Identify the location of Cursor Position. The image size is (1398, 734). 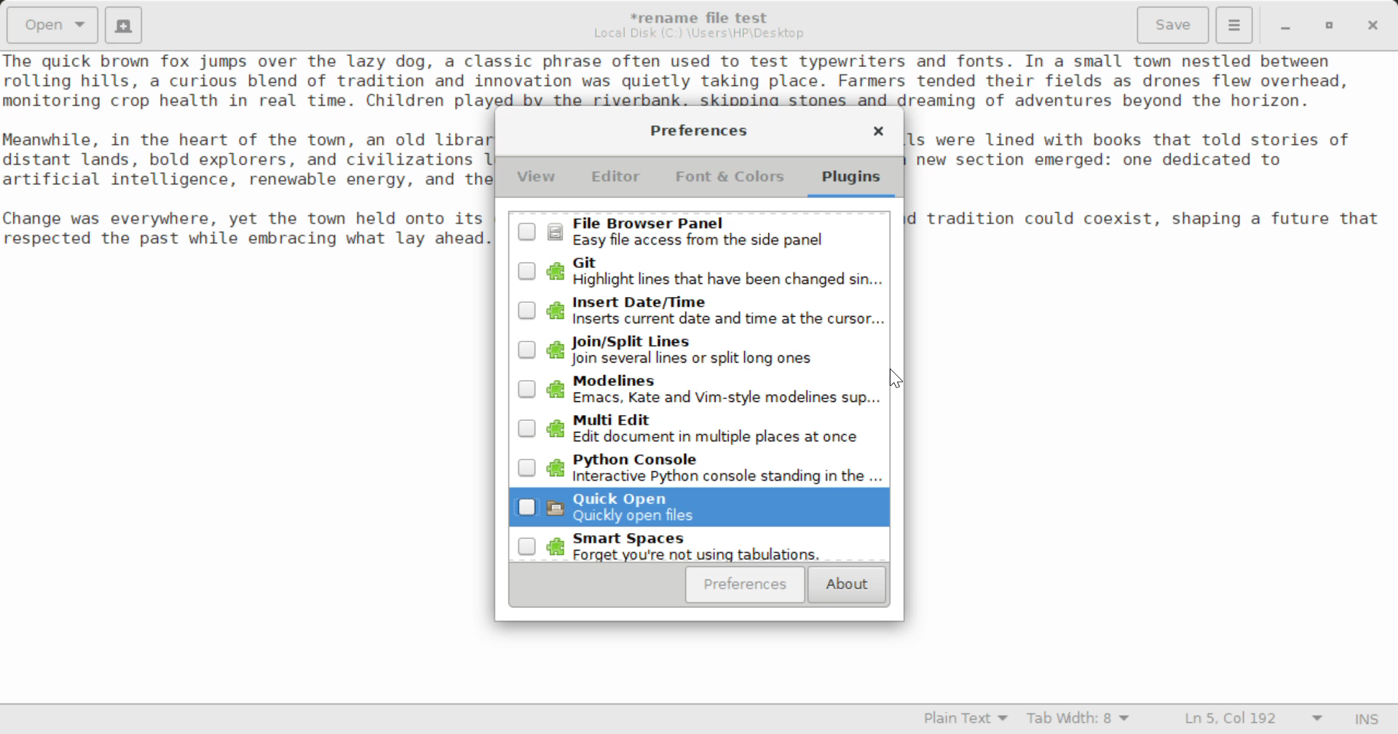
(899, 381).